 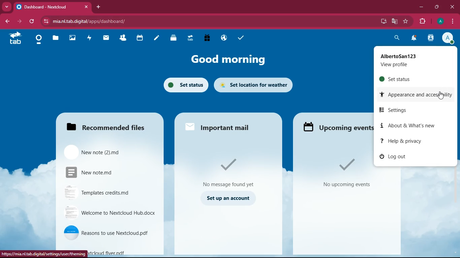 I want to click on profile, so click(x=448, y=39).